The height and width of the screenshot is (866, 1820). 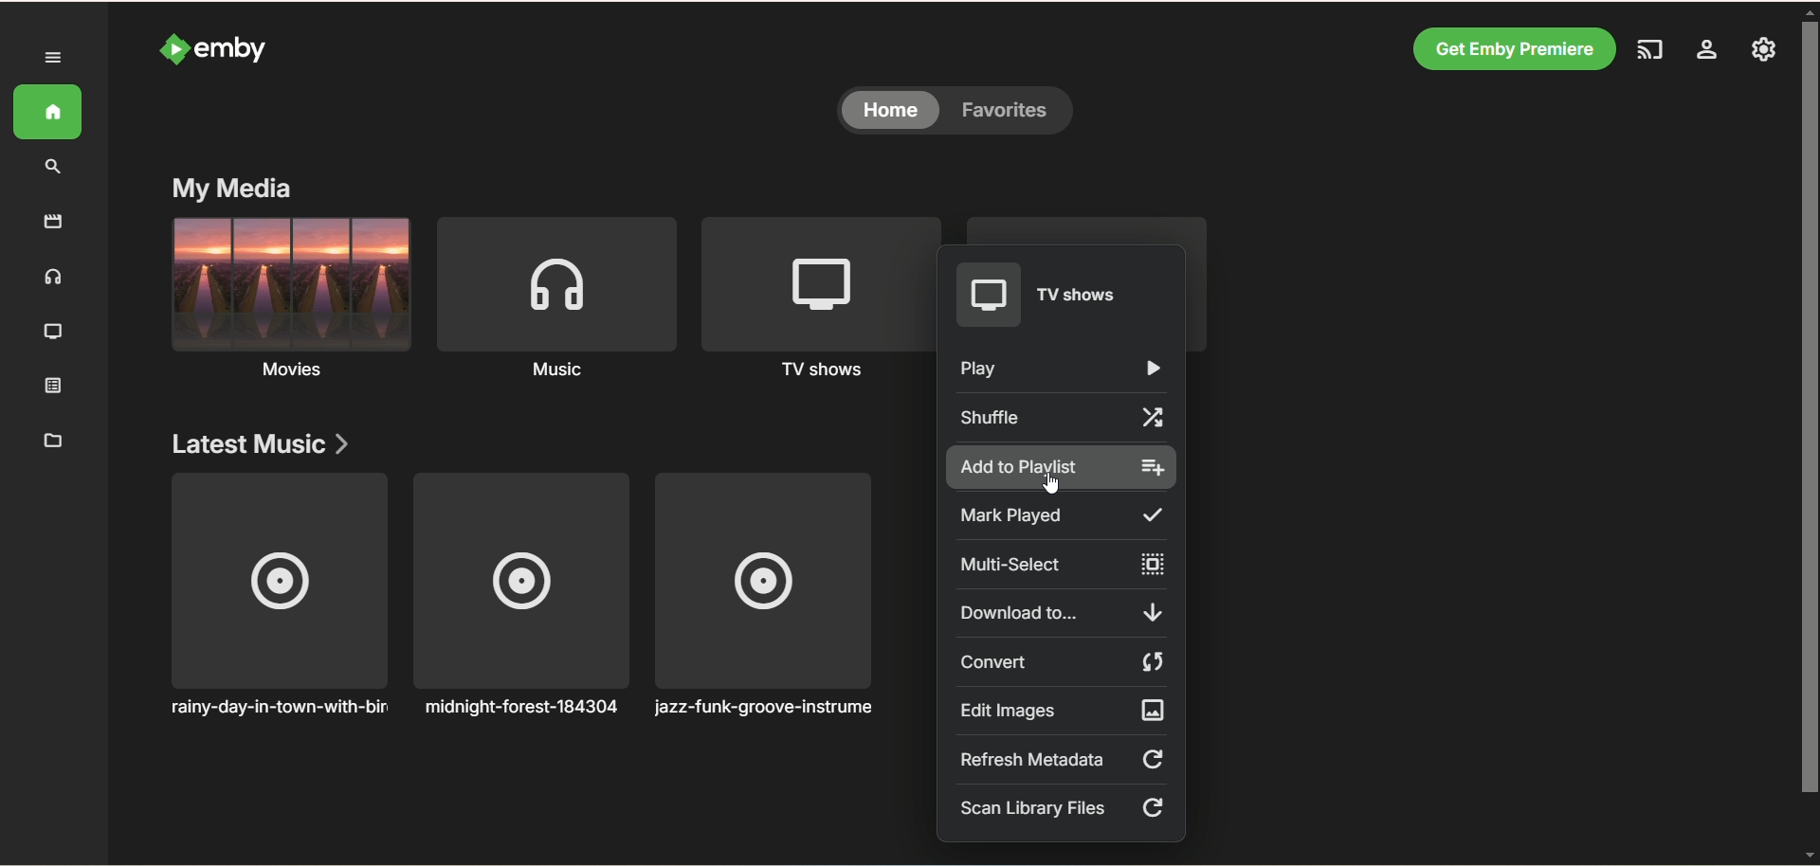 I want to click on emby, so click(x=232, y=49).